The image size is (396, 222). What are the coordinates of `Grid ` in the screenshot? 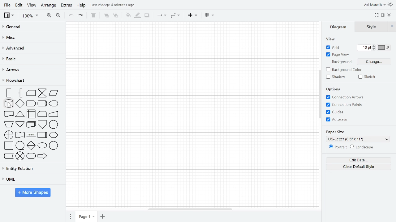 It's located at (334, 47).